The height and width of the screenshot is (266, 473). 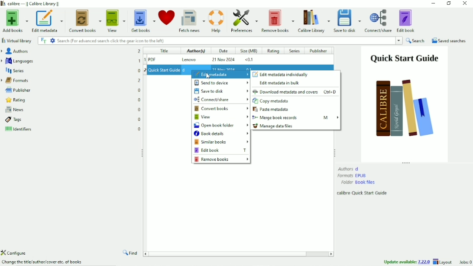 I want to click on cursor, so click(x=207, y=76).